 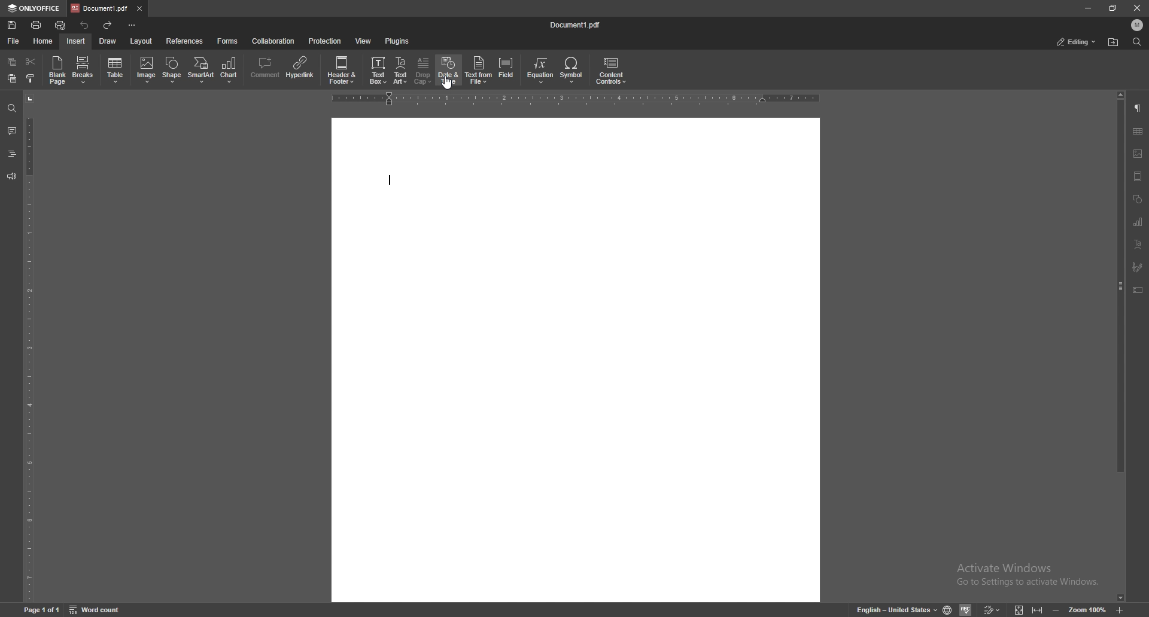 I want to click on find in folder, so click(x=1113, y=42).